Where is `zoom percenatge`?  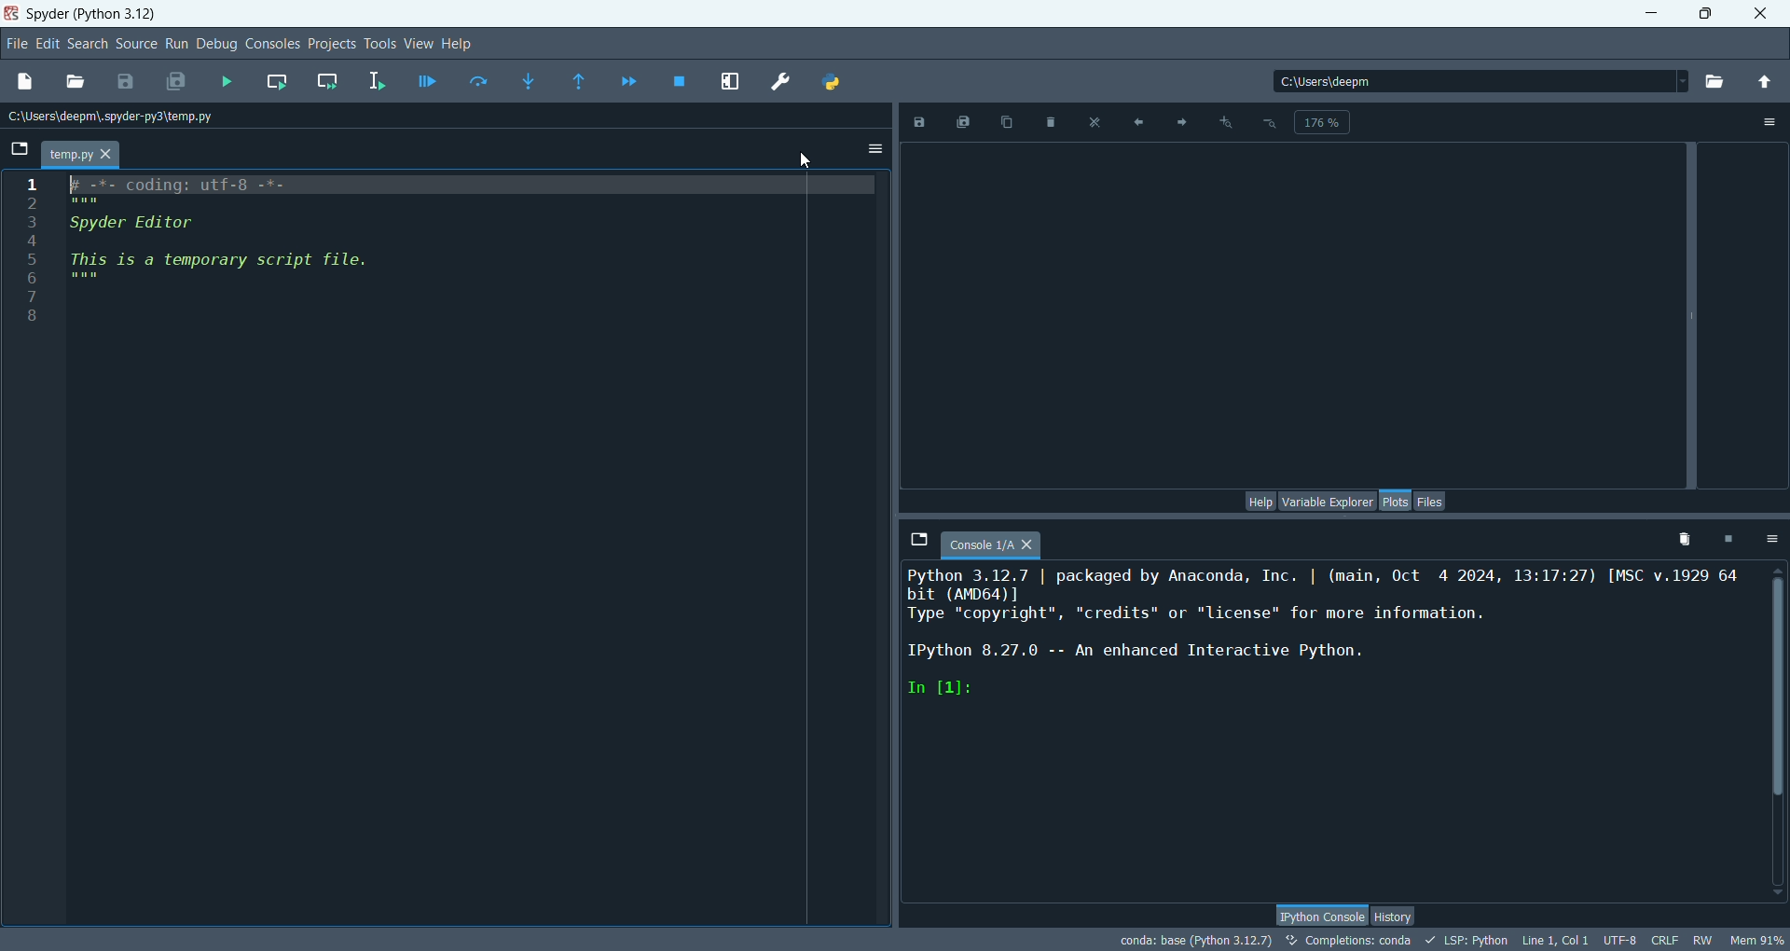 zoom percenatge is located at coordinates (1323, 123).